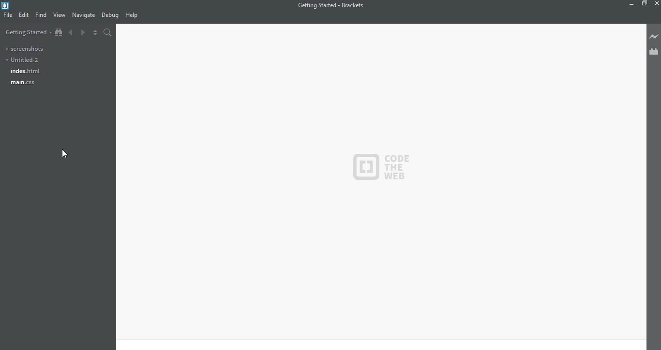 This screenshot has height=350, width=661. Describe the element at coordinates (23, 82) in the screenshot. I see `main.css` at that location.